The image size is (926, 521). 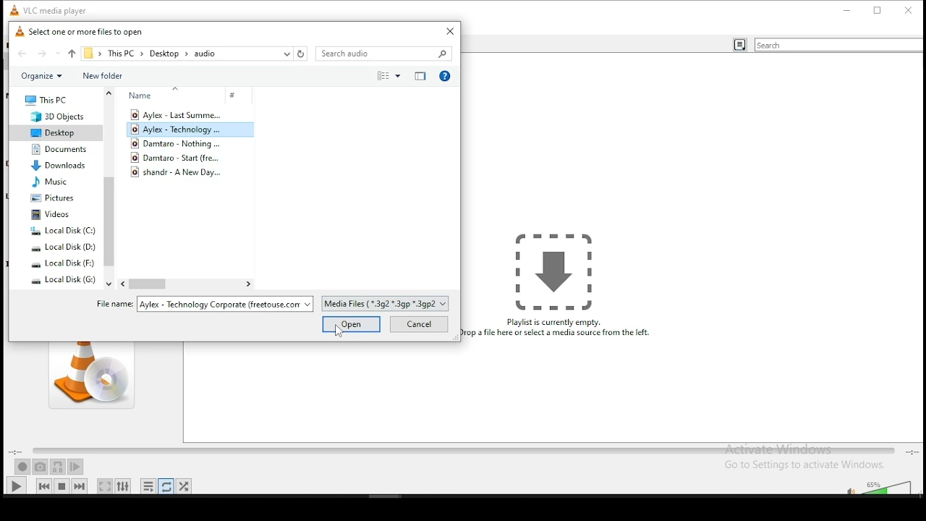 What do you see at coordinates (182, 157) in the screenshot?
I see `damtaro - start (fre` at bounding box center [182, 157].